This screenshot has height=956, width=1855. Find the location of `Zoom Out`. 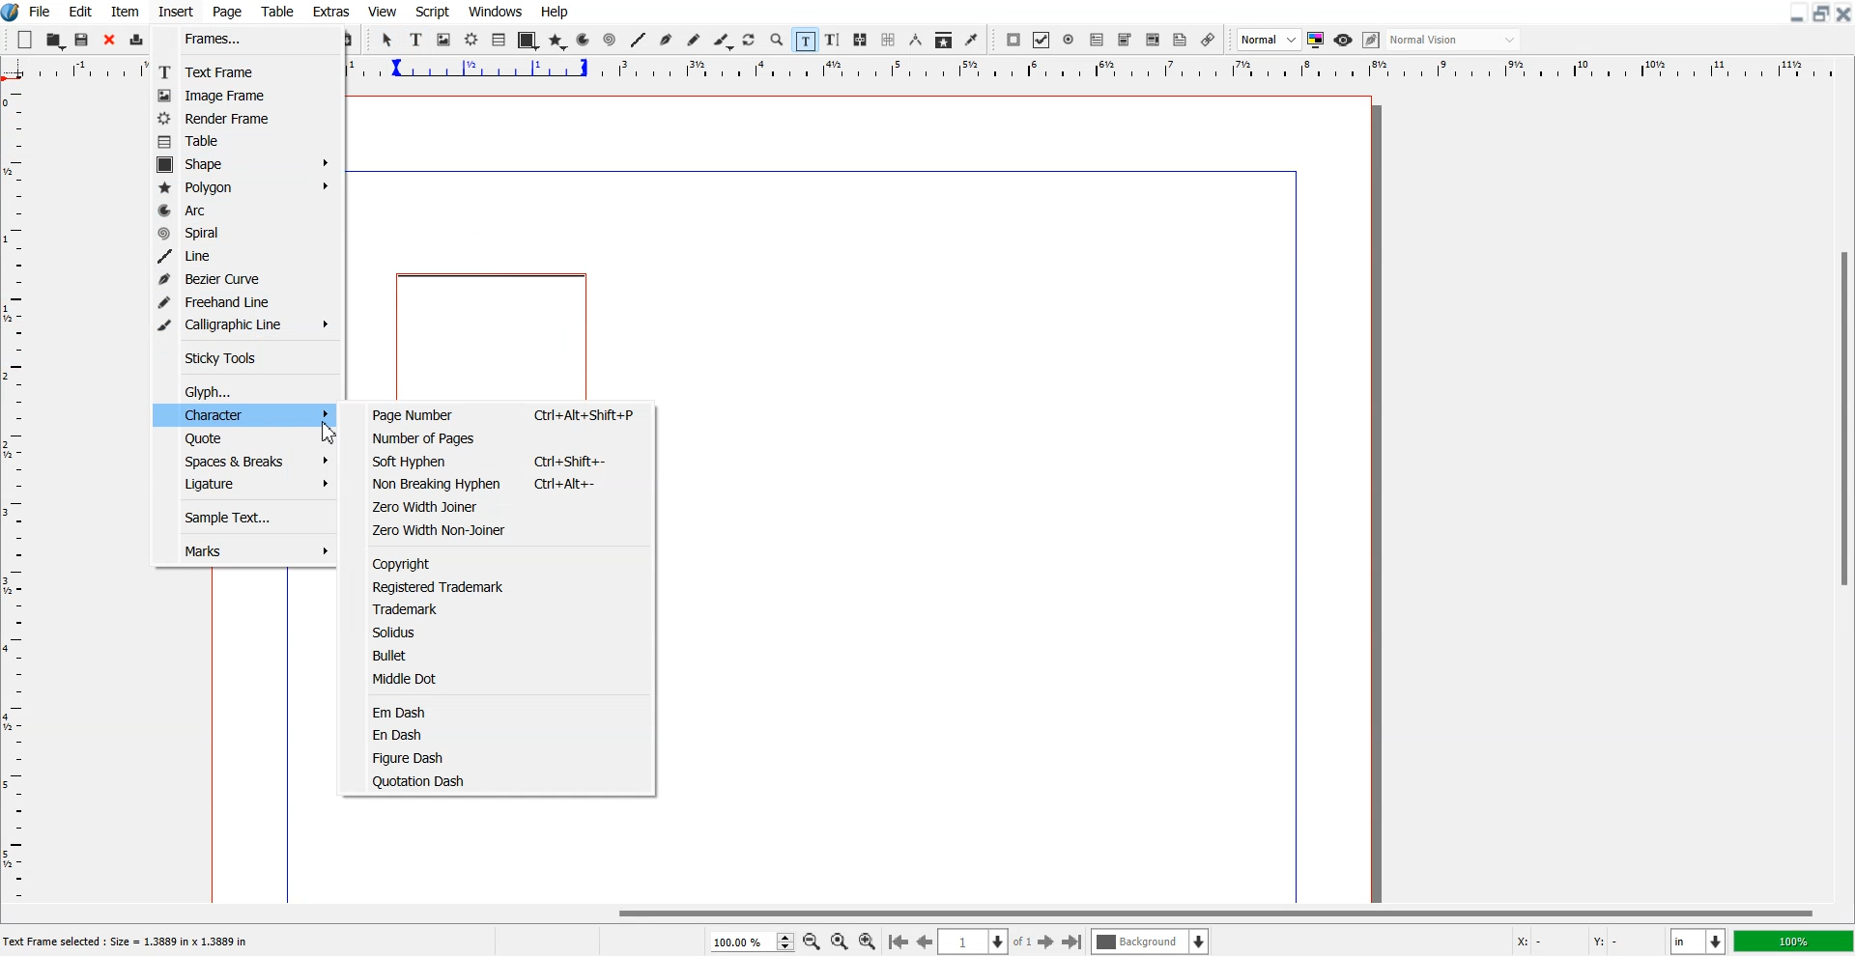

Zoom Out is located at coordinates (813, 942).